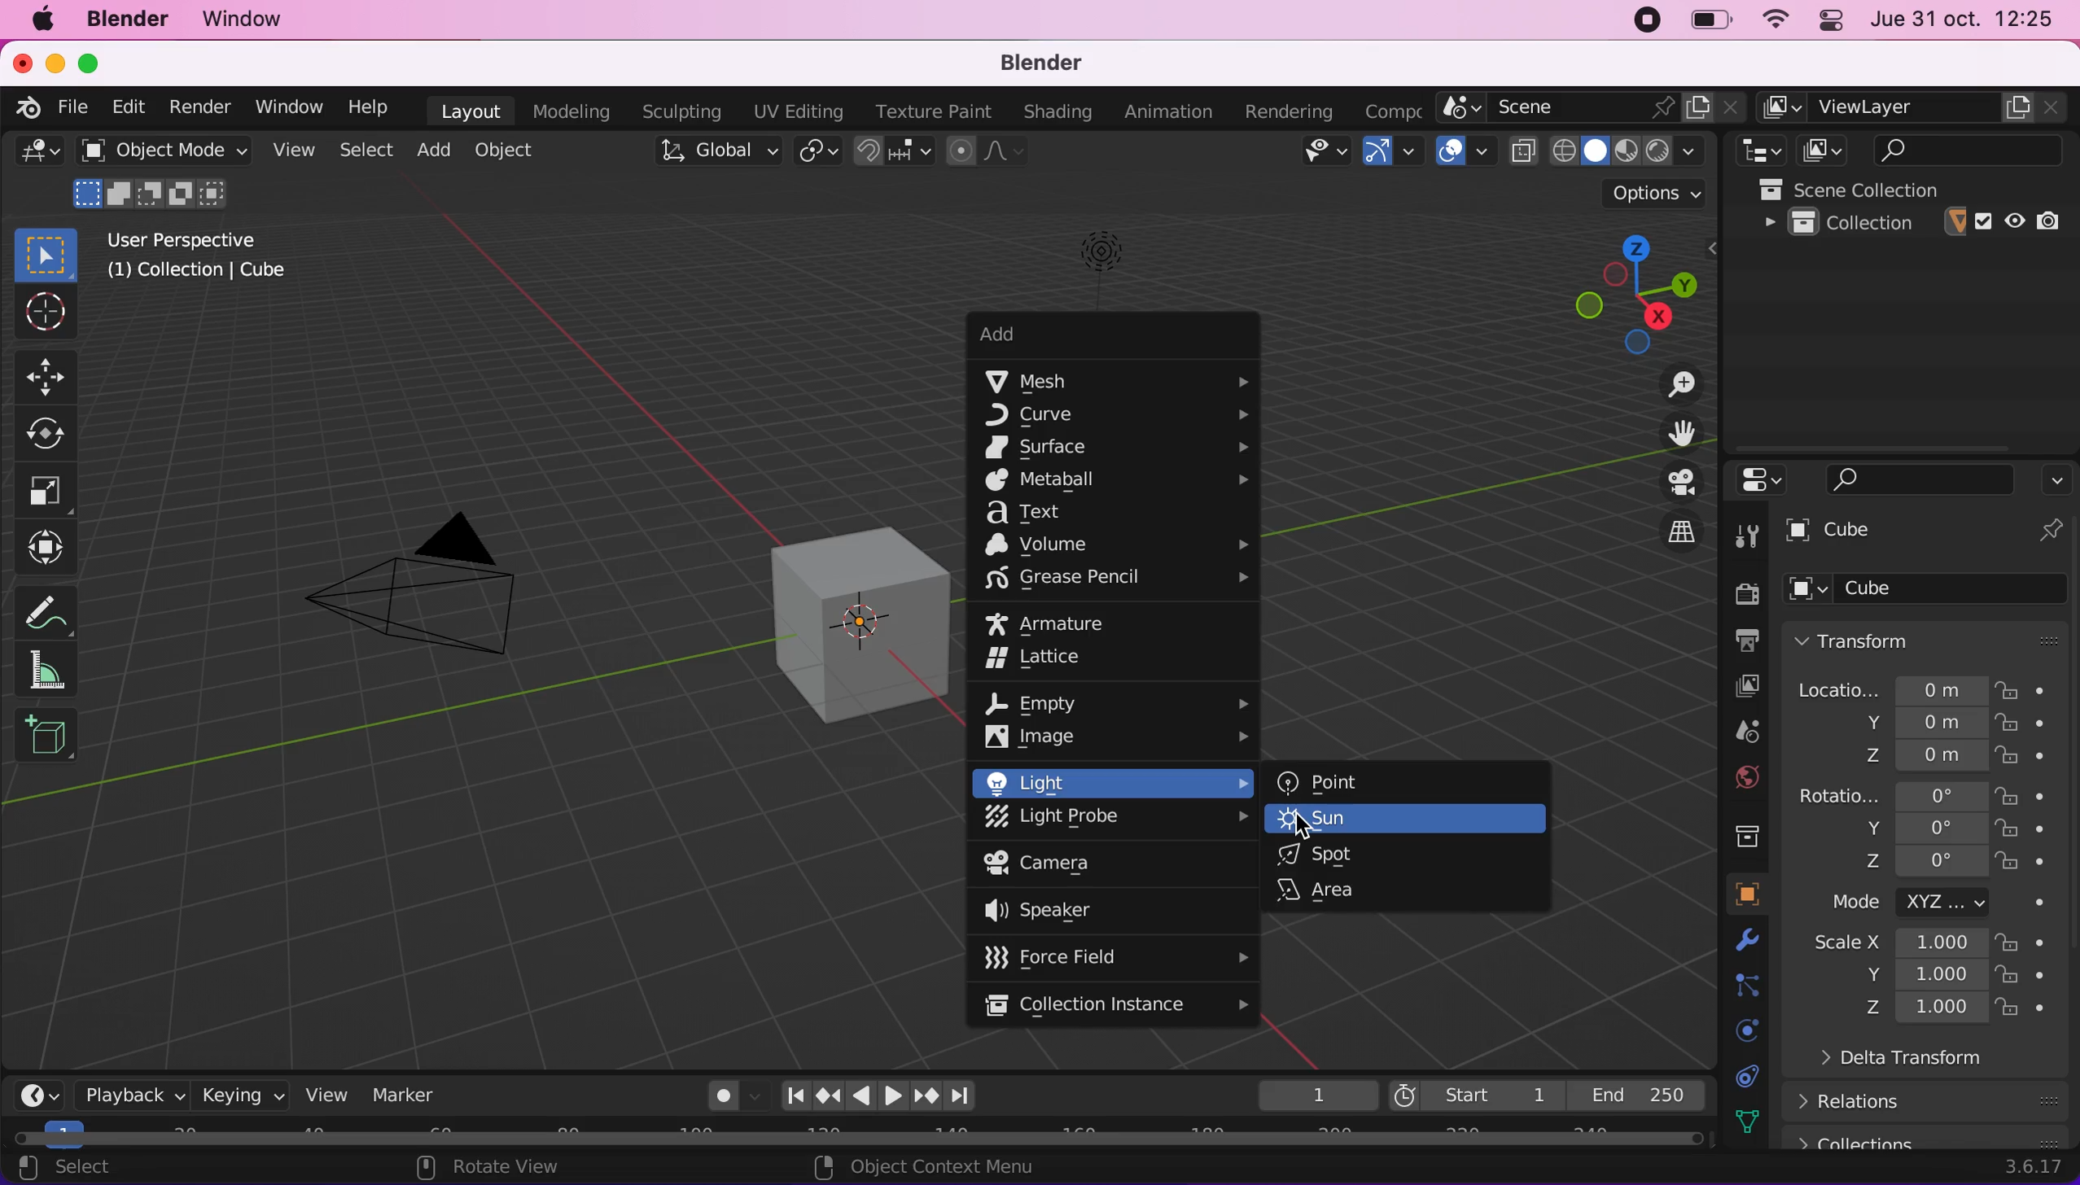 The width and height of the screenshot is (2080, 1185). Describe the element at coordinates (2036, 796) in the screenshot. I see `lock` at that location.